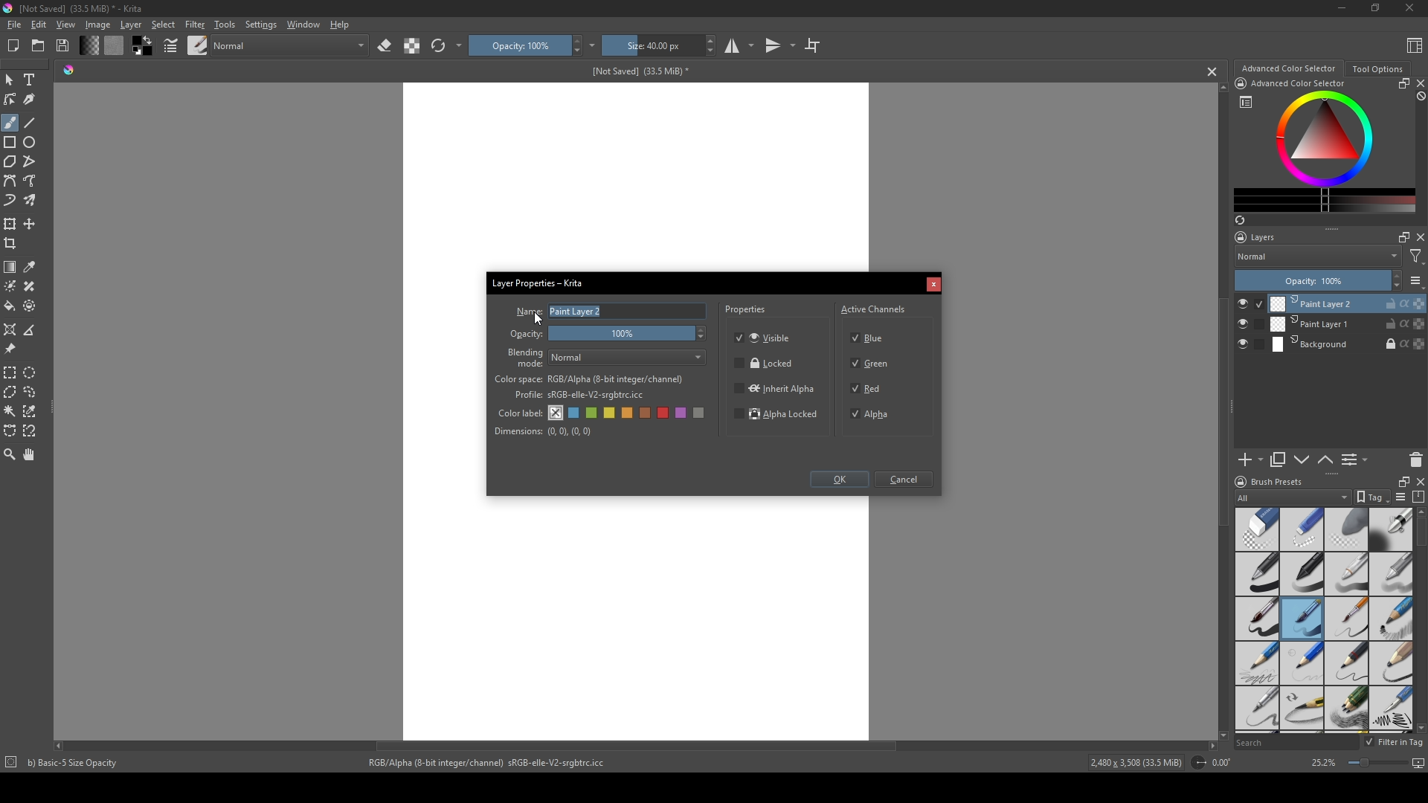 This screenshot has height=803, width=1428. Describe the element at coordinates (89, 45) in the screenshot. I see `change shade` at that location.